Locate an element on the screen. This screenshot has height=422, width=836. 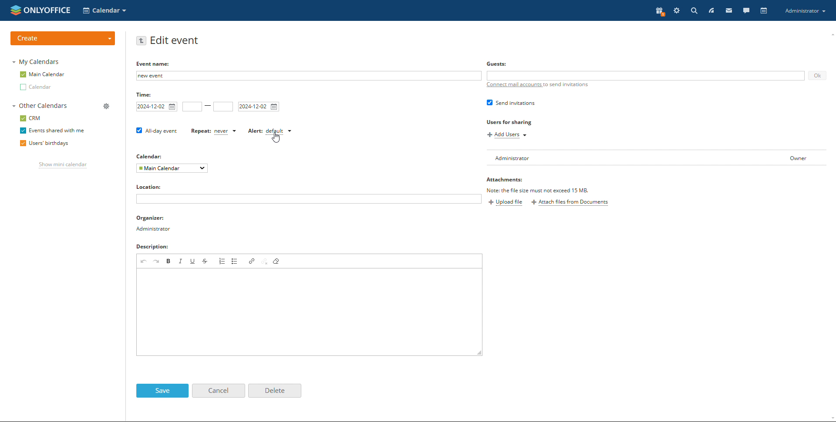
time: is located at coordinates (147, 95).